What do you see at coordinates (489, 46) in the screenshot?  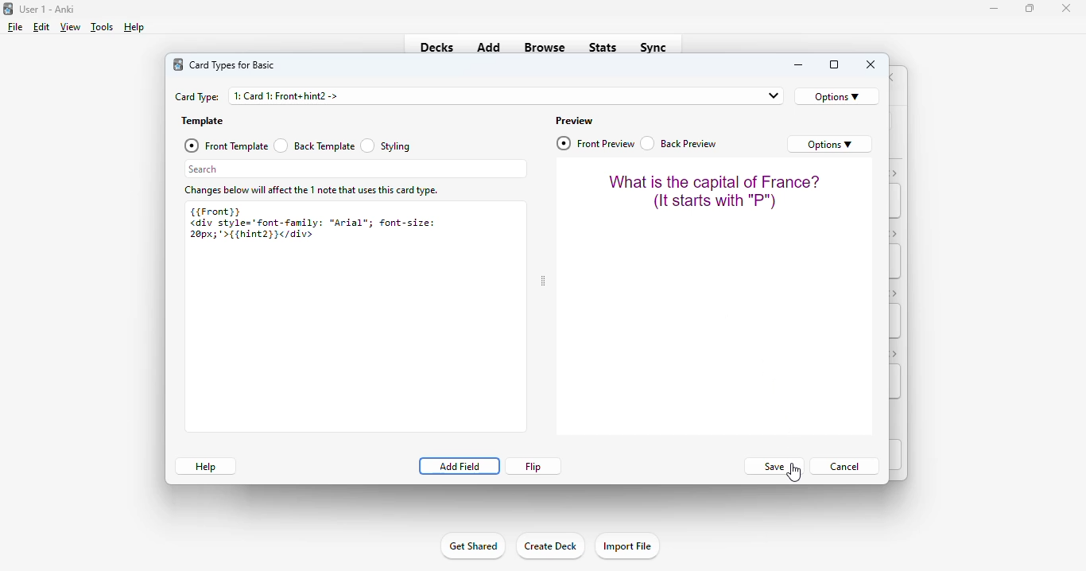 I see `add` at bounding box center [489, 46].